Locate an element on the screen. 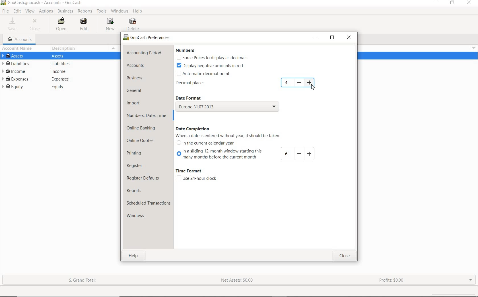  time format is located at coordinates (191, 172).